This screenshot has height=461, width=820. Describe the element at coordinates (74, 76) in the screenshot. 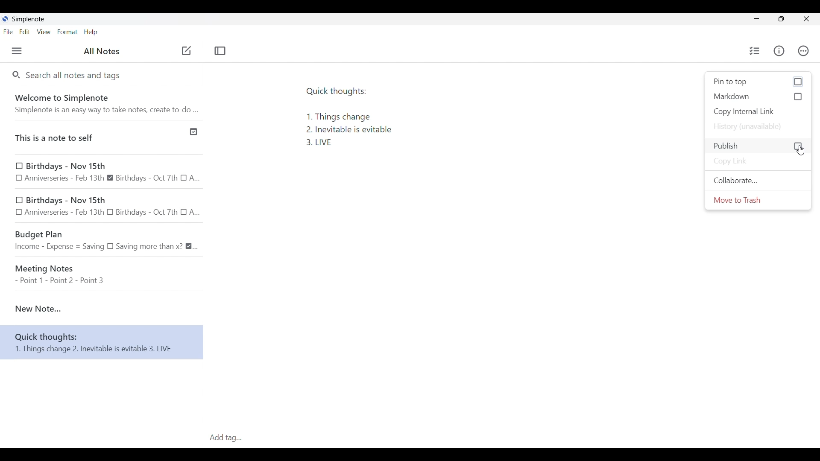

I see `Search all notes and tags` at that location.